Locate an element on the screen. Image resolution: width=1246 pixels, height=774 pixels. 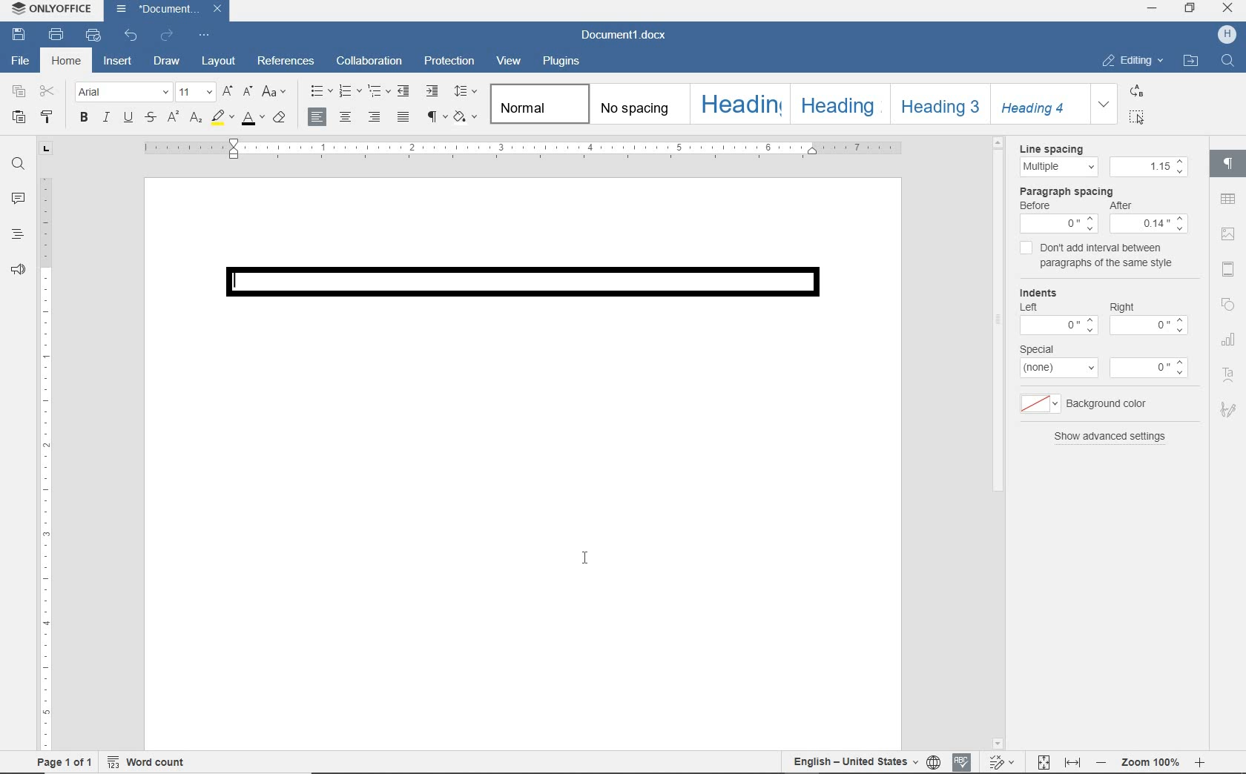
decrease indent is located at coordinates (406, 90).